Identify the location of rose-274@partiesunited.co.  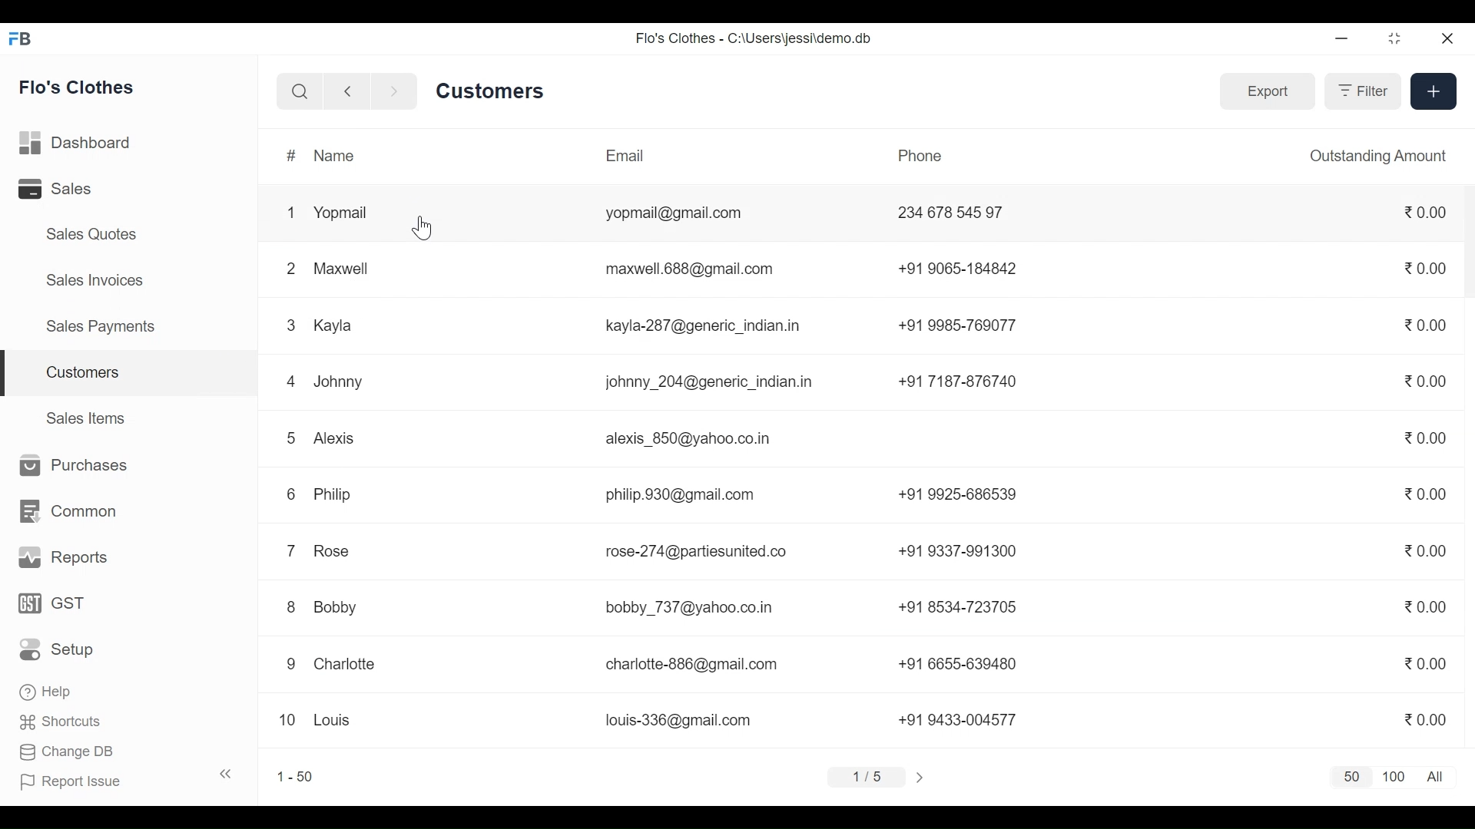
(703, 552).